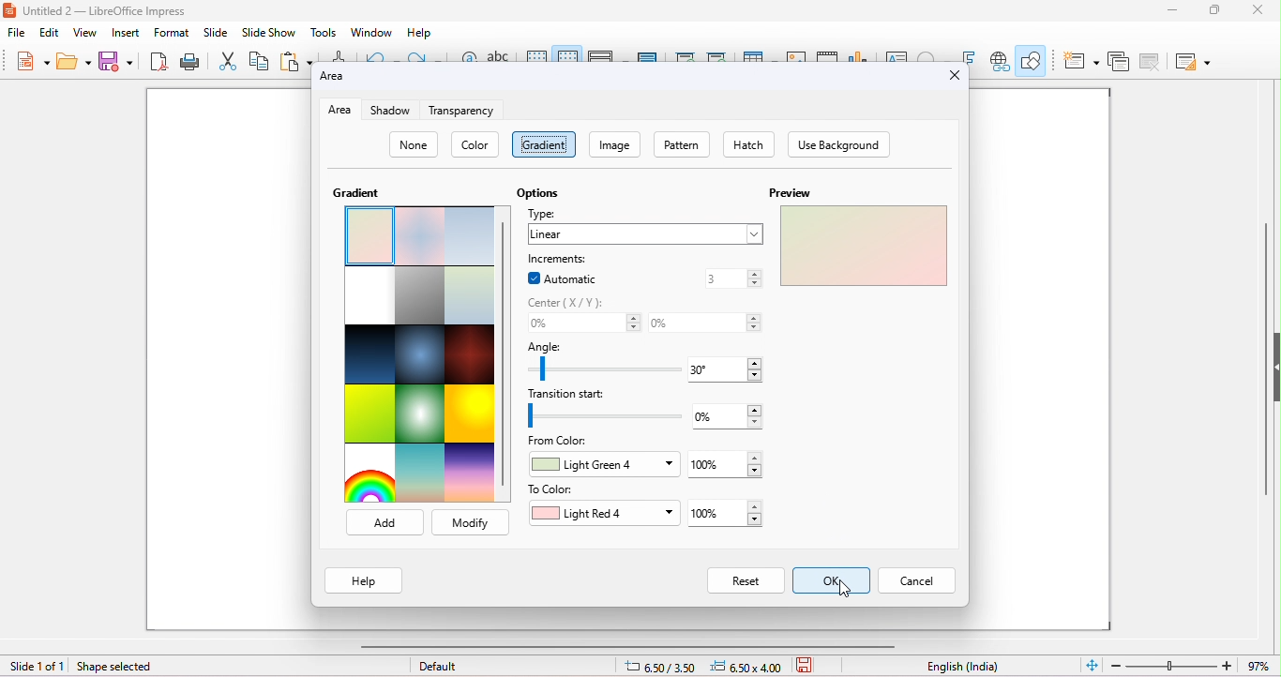 The image size is (1281, 677). What do you see at coordinates (963, 667) in the screenshot?
I see `English (India)` at bounding box center [963, 667].